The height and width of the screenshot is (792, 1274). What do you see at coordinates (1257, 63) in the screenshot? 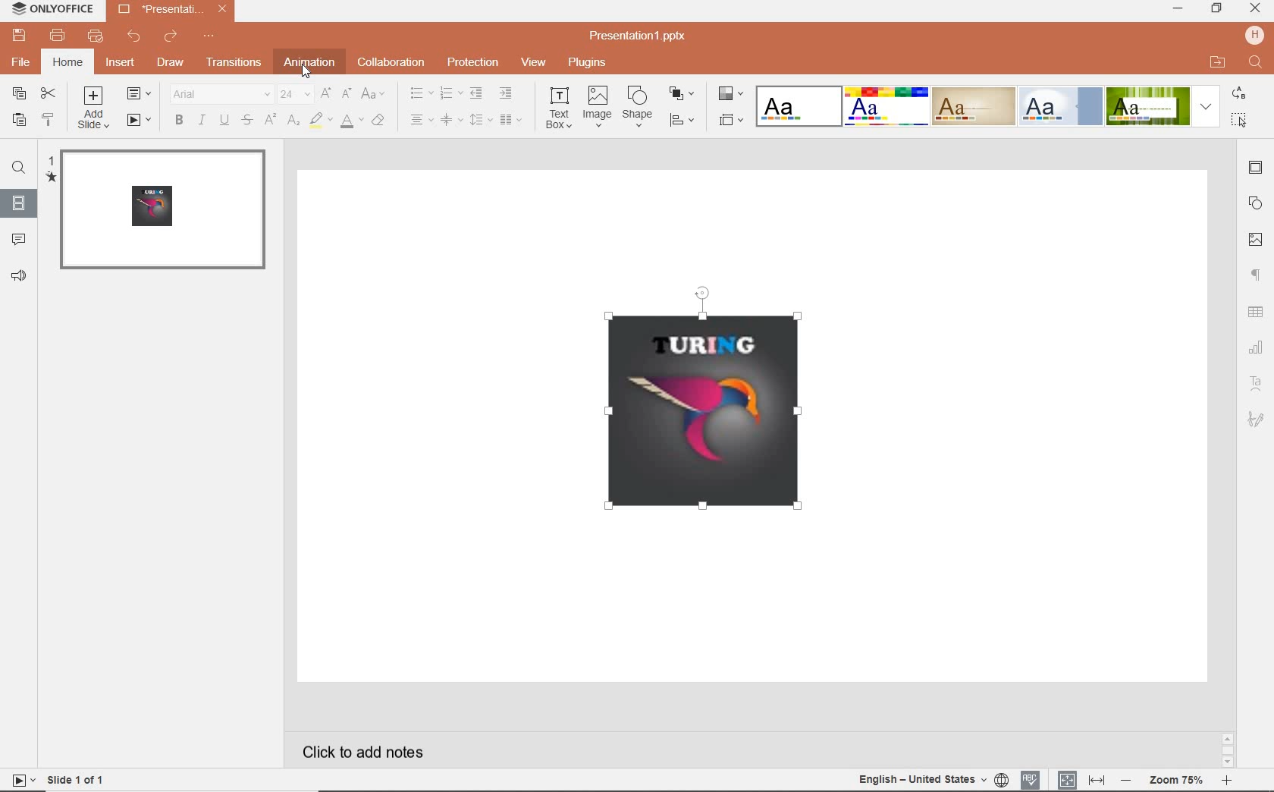
I see `find` at bounding box center [1257, 63].